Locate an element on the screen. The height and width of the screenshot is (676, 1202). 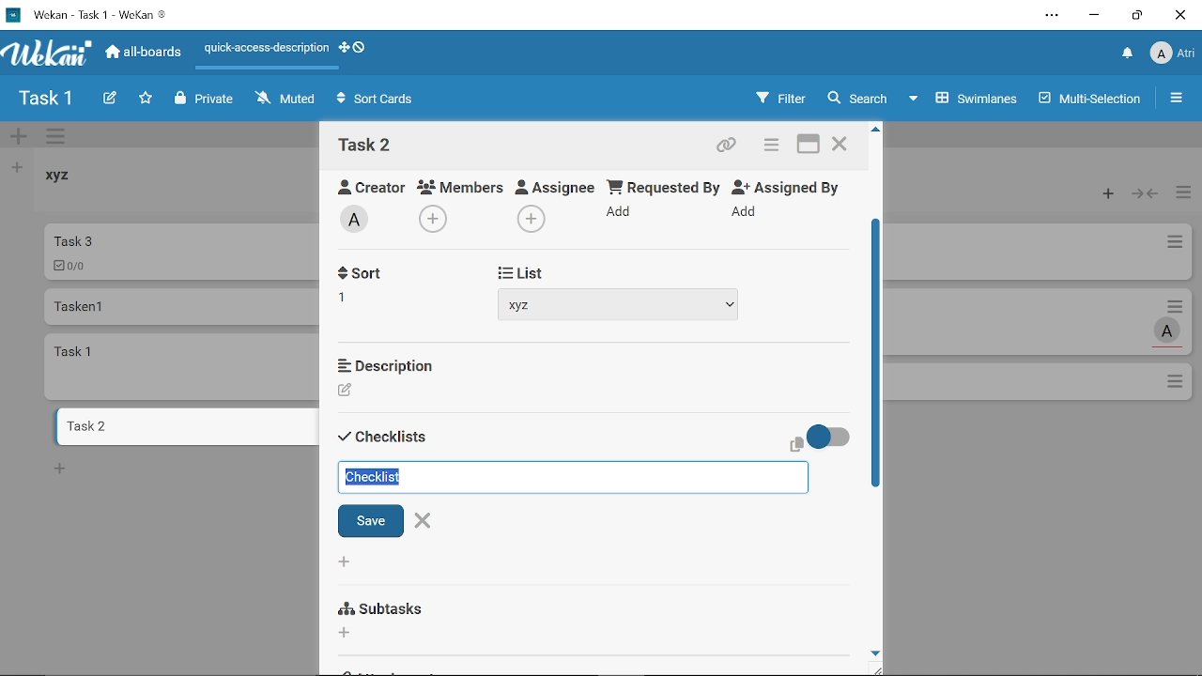
Collapse is located at coordinates (1147, 194).